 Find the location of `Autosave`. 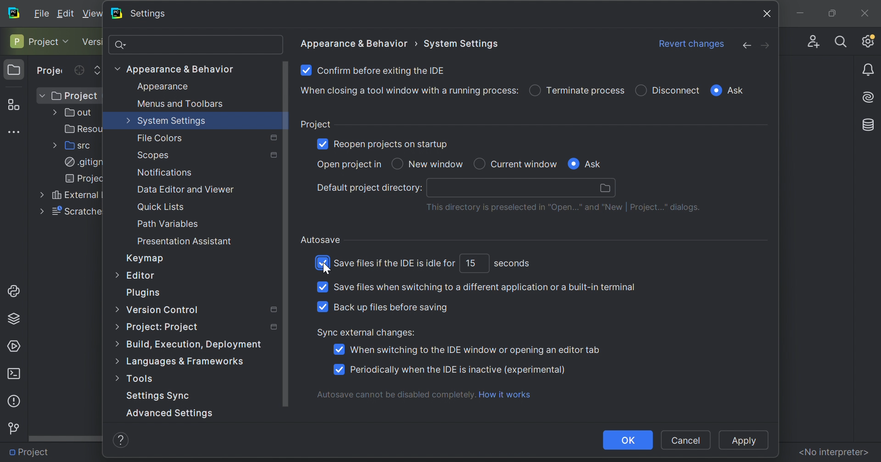

Autosave is located at coordinates (321, 240).